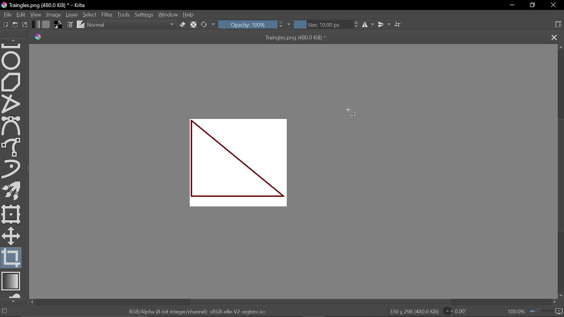 This screenshot has height=317, width=564. What do you see at coordinates (197, 311) in the screenshot?
I see `"RGB/Alpha (8-bit integer/channel) sRGB-elle-V2-srgbtrc.icc` at bounding box center [197, 311].